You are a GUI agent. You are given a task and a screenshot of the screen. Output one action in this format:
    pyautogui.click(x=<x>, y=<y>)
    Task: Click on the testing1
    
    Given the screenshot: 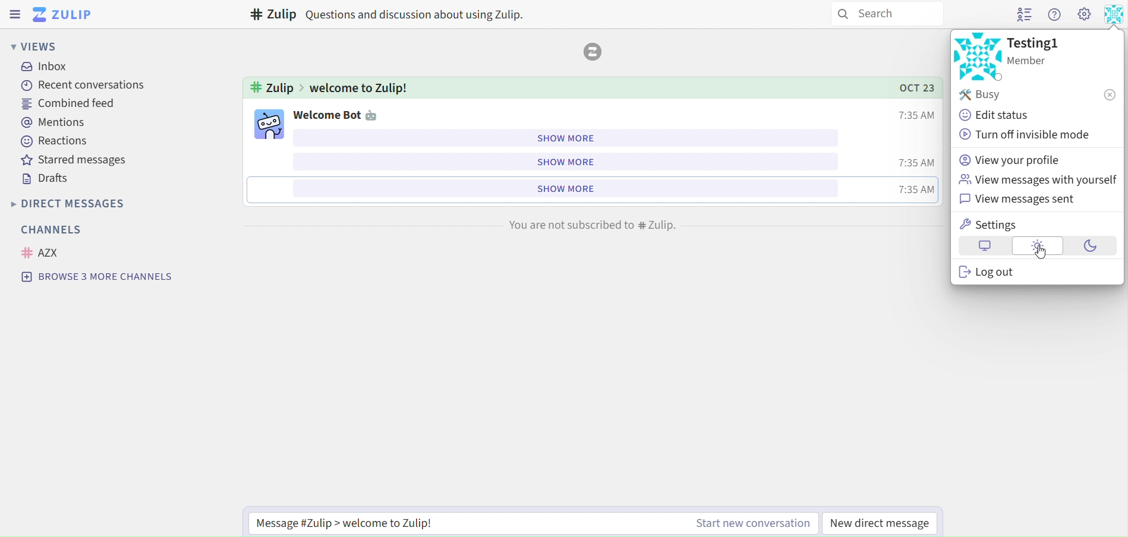 What is the action you would take?
    pyautogui.click(x=1036, y=51)
    